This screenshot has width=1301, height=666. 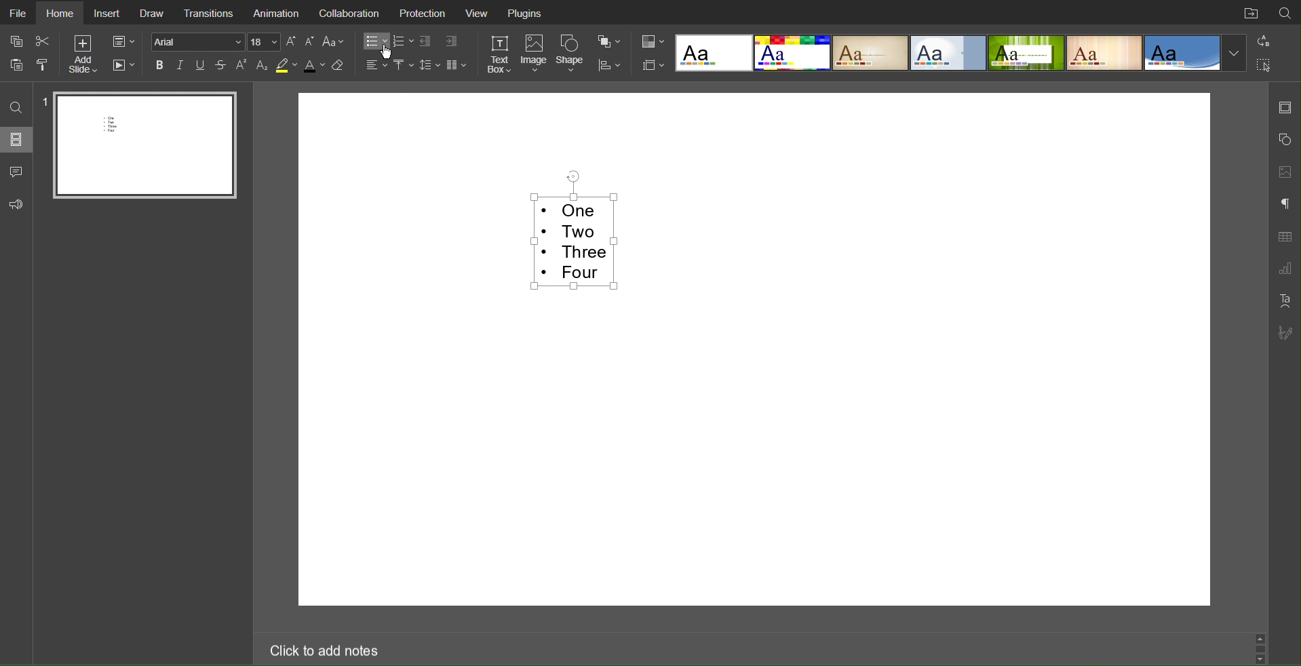 What do you see at coordinates (1261, 41) in the screenshot?
I see `Replace` at bounding box center [1261, 41].